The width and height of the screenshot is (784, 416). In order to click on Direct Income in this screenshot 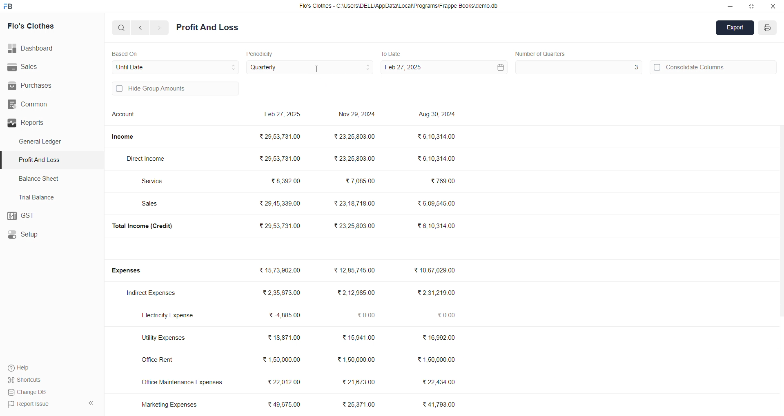, I will do `click(150, 159)`.